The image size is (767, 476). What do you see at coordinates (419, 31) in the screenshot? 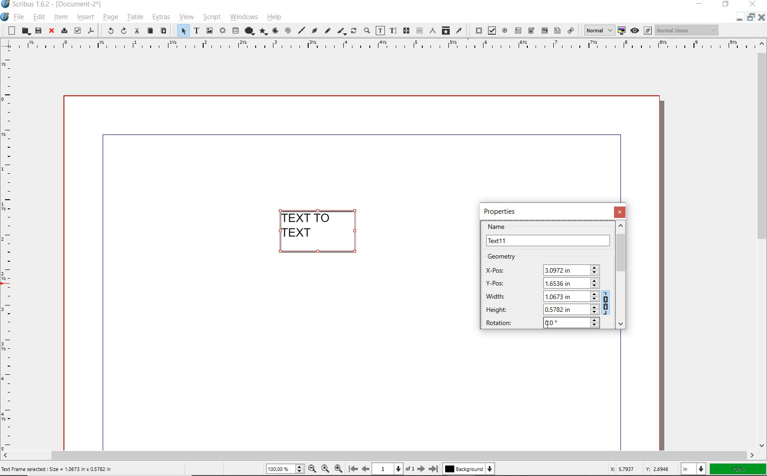
I see `unlink text frames` at bounding box center [419, 31].